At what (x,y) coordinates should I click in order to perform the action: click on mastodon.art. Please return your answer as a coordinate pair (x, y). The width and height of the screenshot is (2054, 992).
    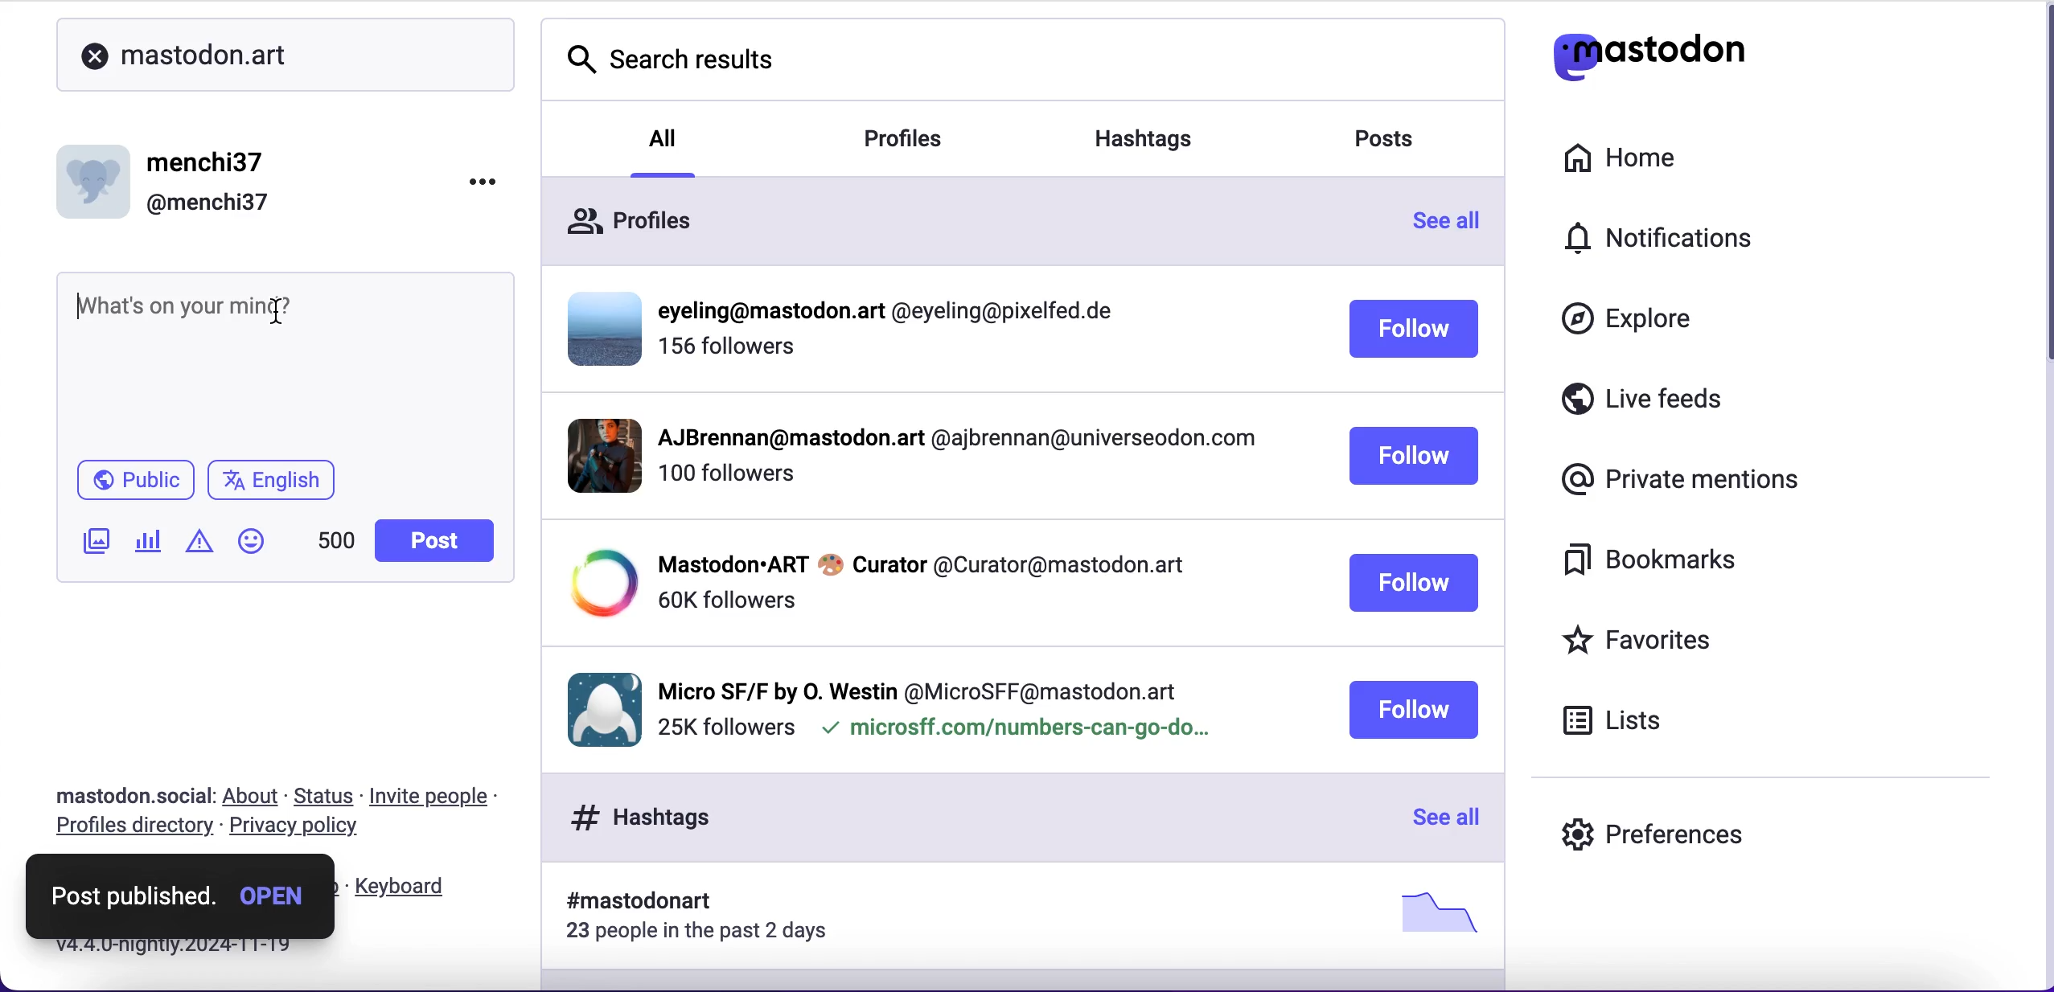
    Looking at the image, I should click on (204, 47).